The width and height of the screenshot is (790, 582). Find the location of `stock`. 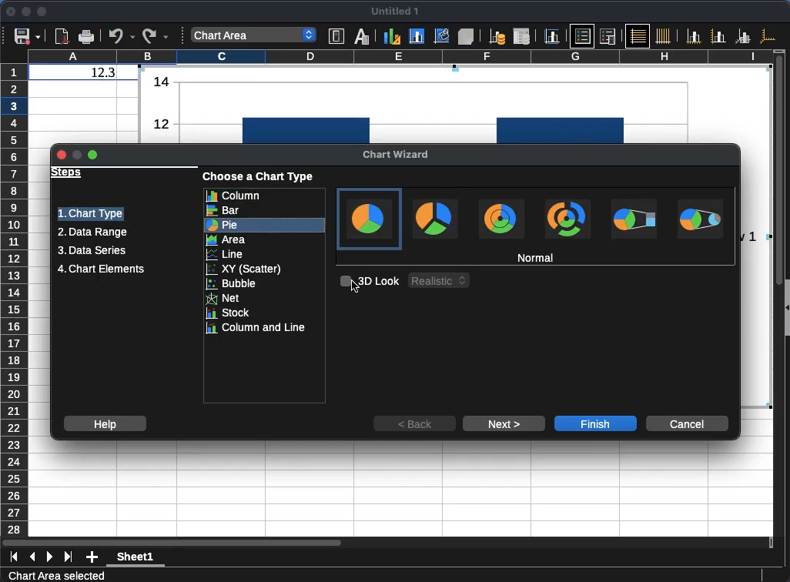

stock is located at coordinates (265, 313).